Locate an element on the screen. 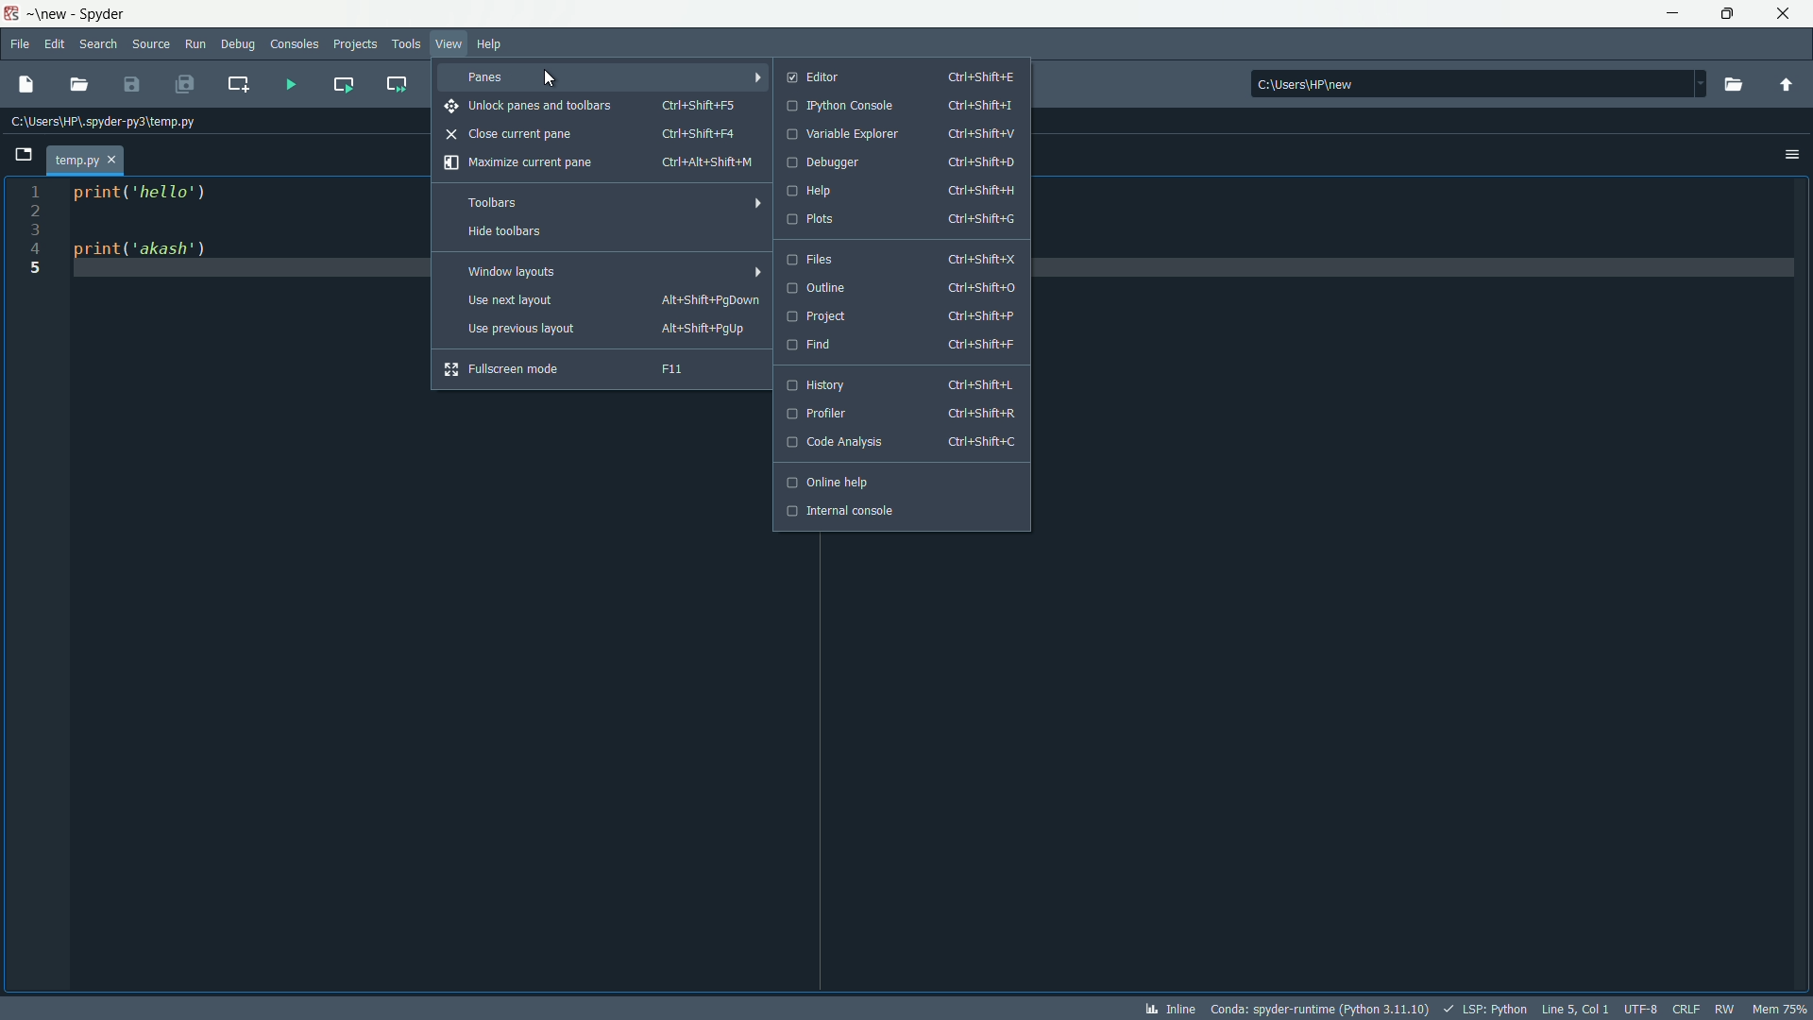 This screenshot has height=1020, width=1813. IPython console is located at coordinates (902, 107).